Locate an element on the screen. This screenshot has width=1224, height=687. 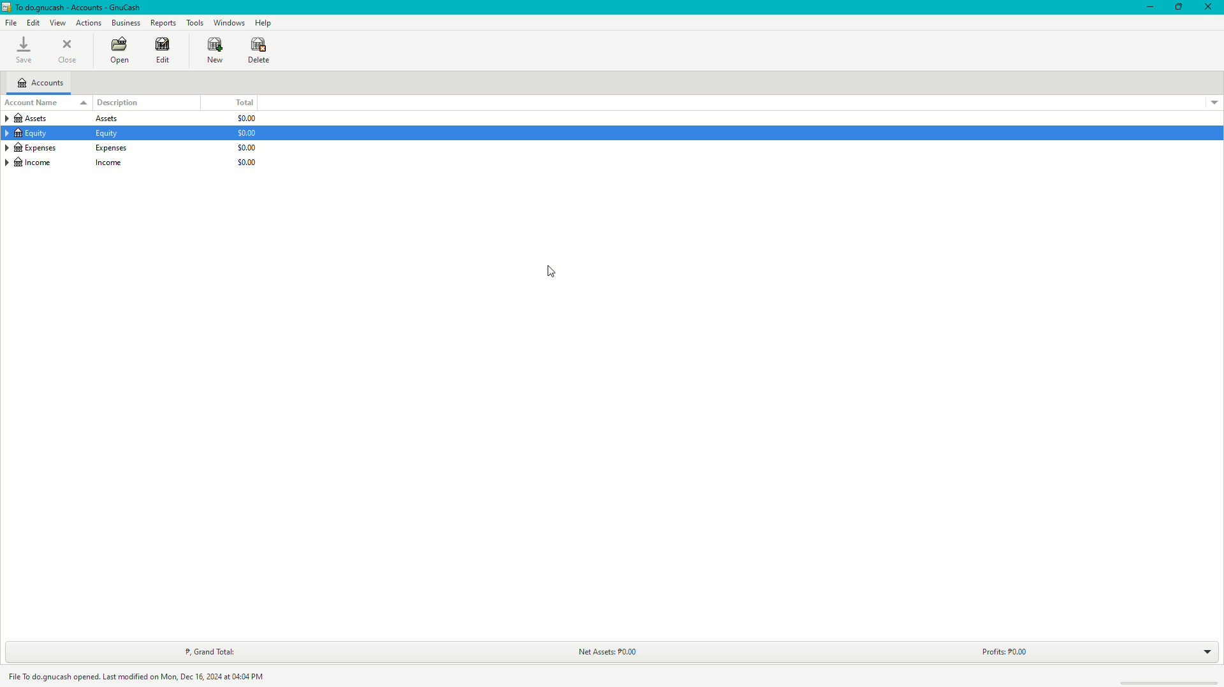
$0 is located at coordinates (245, 119).